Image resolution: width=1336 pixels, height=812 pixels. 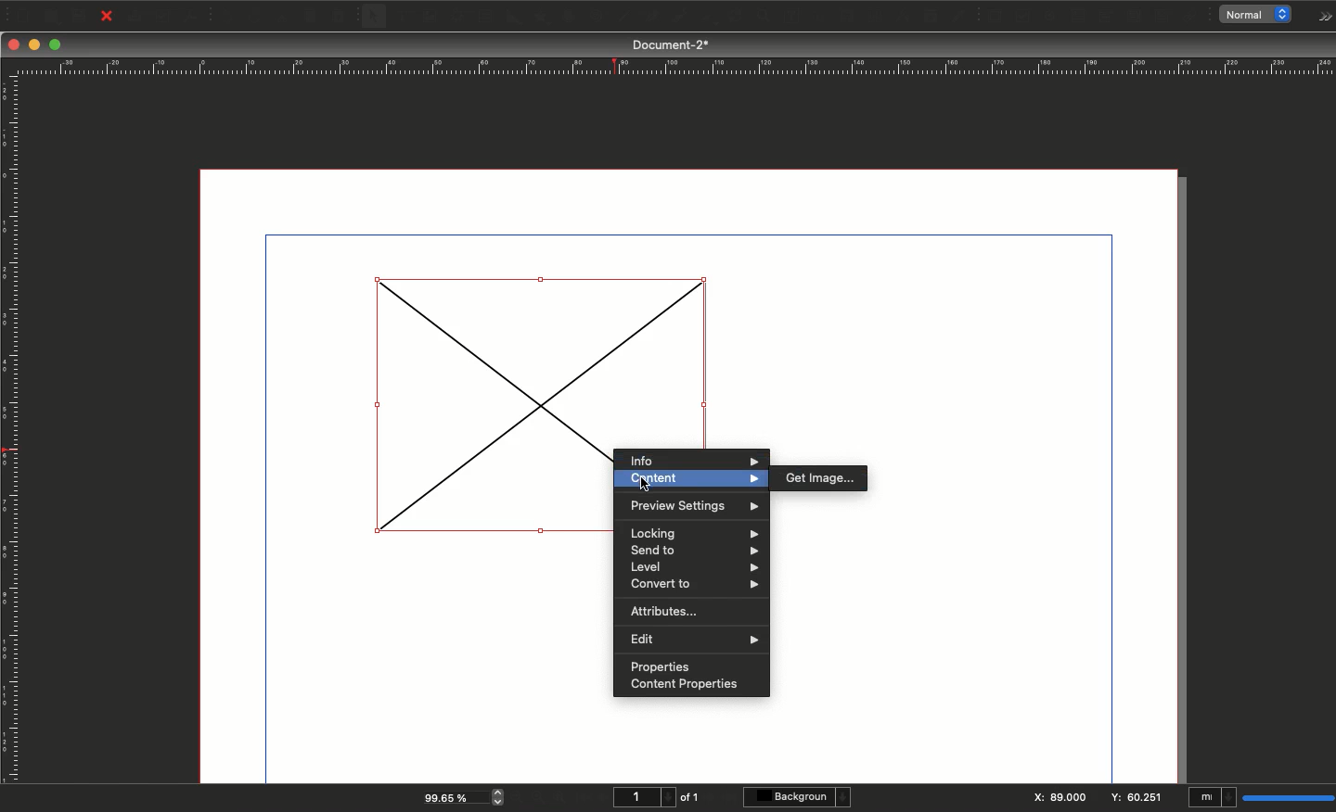 I want to click on Convert to, so click(x=692, y=584).